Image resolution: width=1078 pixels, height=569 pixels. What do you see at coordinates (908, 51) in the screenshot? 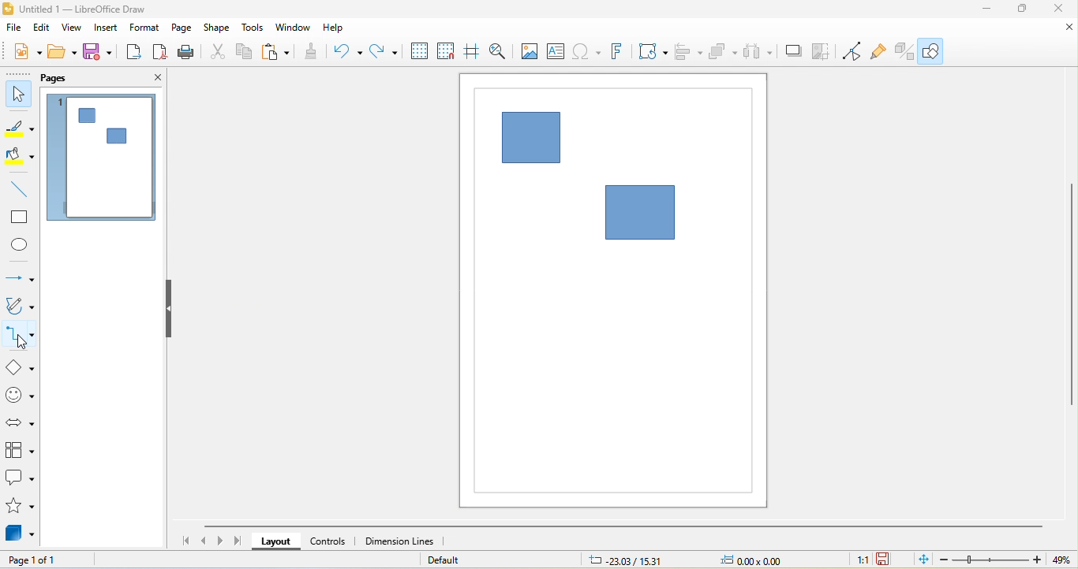
I see `extrusion` at bounding box center [908, 51].